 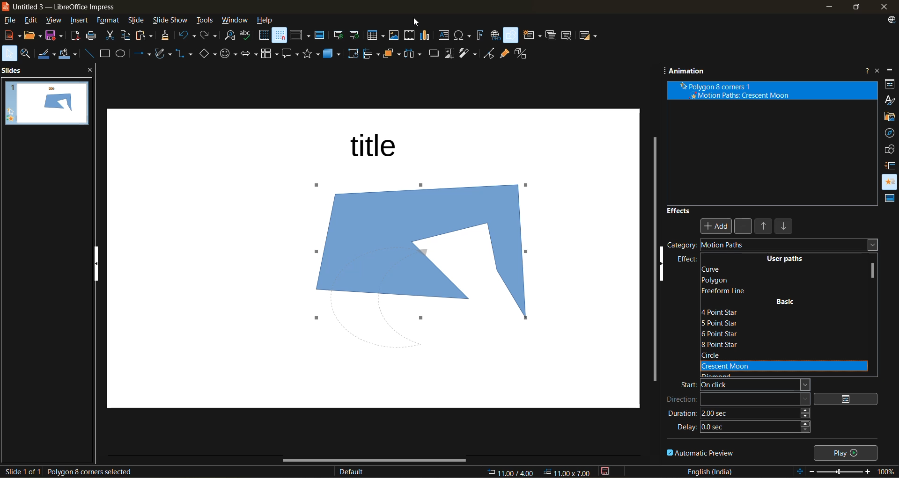 I want to click on paste, so click(x=145, y=35).